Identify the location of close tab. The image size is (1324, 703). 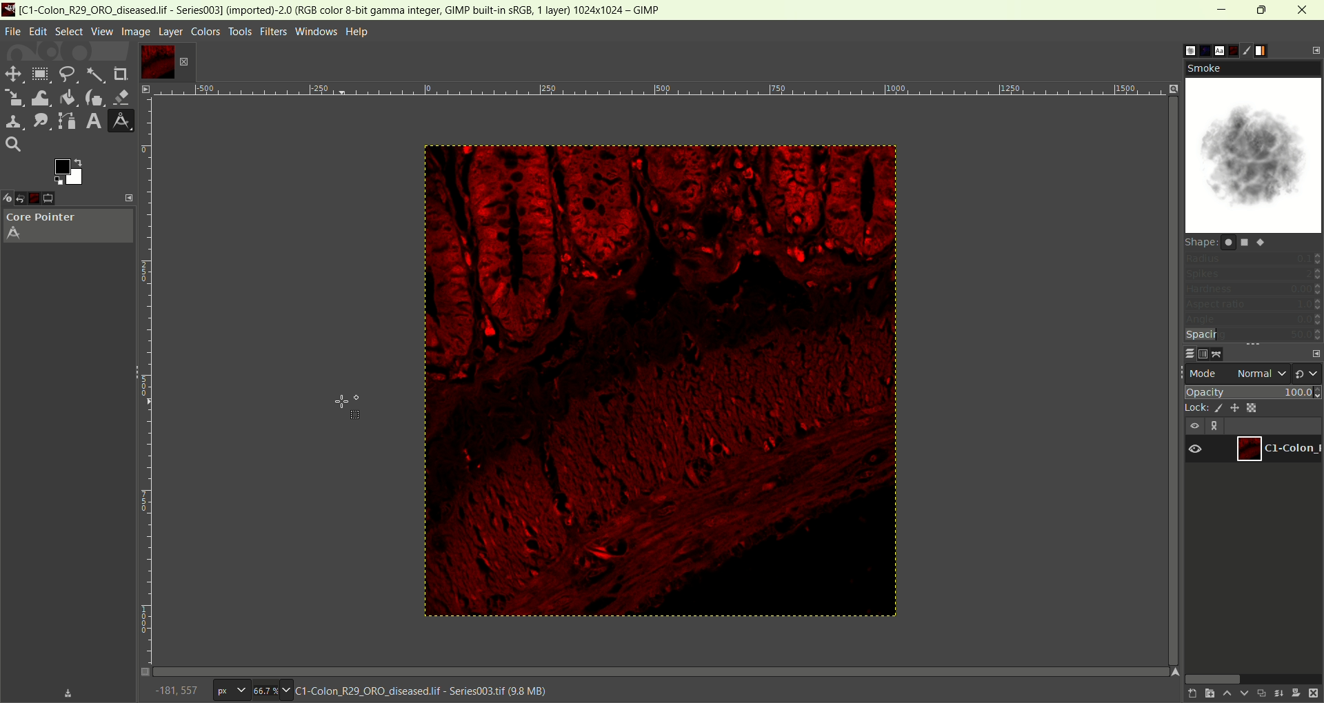
(183, 62).